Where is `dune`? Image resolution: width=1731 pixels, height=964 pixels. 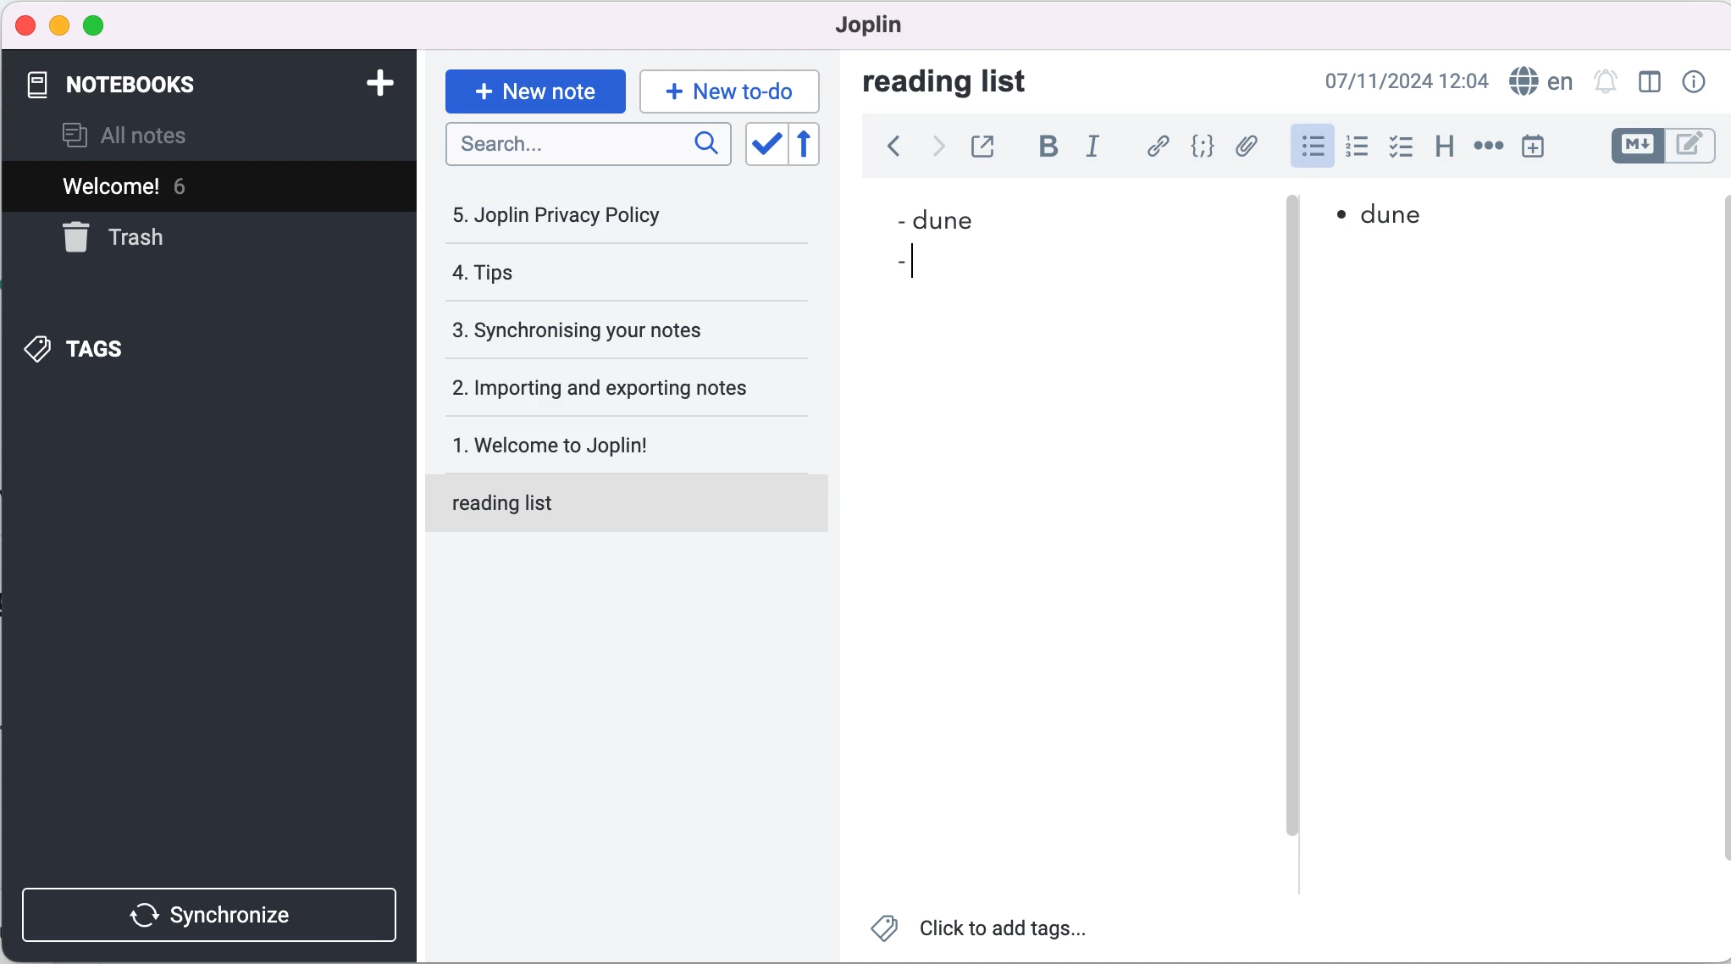 dune is located at coordinates (1408, 219).